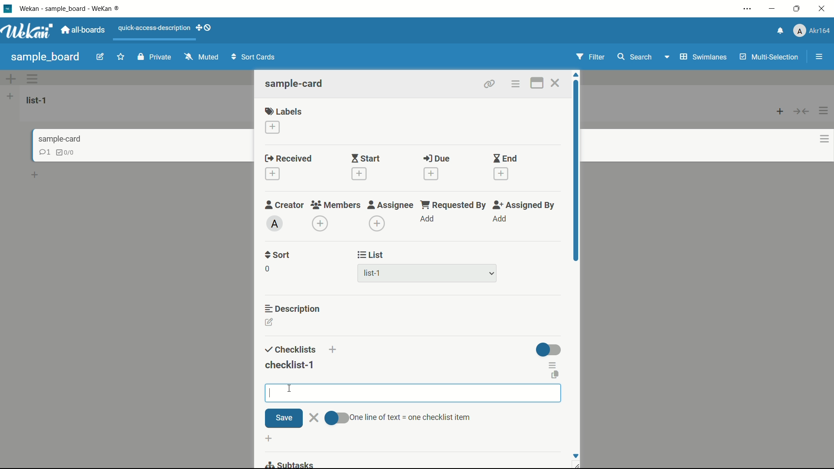  I want to click on button, so click(804, 111).